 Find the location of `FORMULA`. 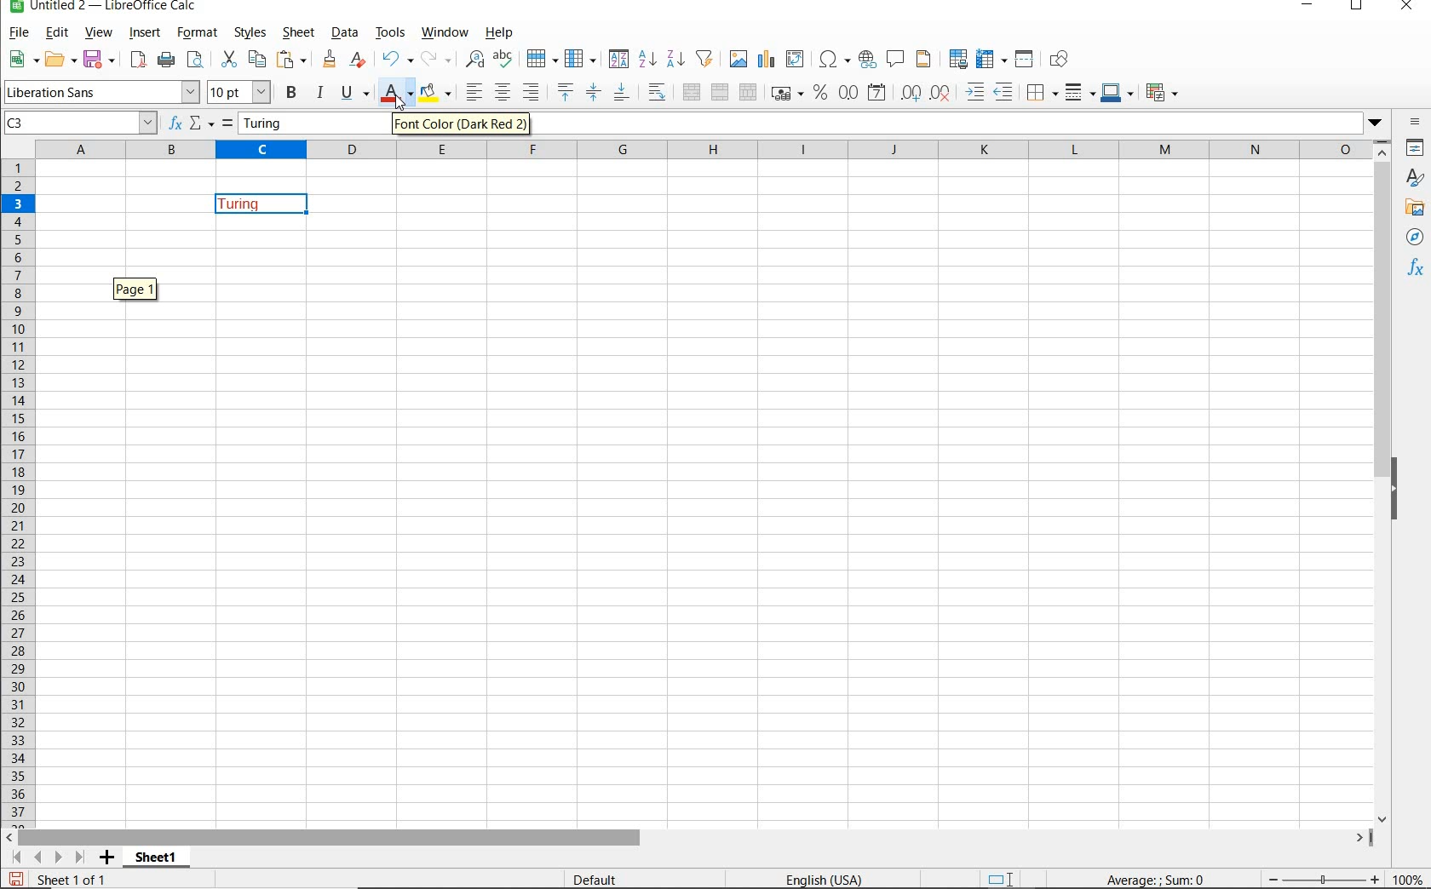

FORMULA is located at coordinates (1154, 880).